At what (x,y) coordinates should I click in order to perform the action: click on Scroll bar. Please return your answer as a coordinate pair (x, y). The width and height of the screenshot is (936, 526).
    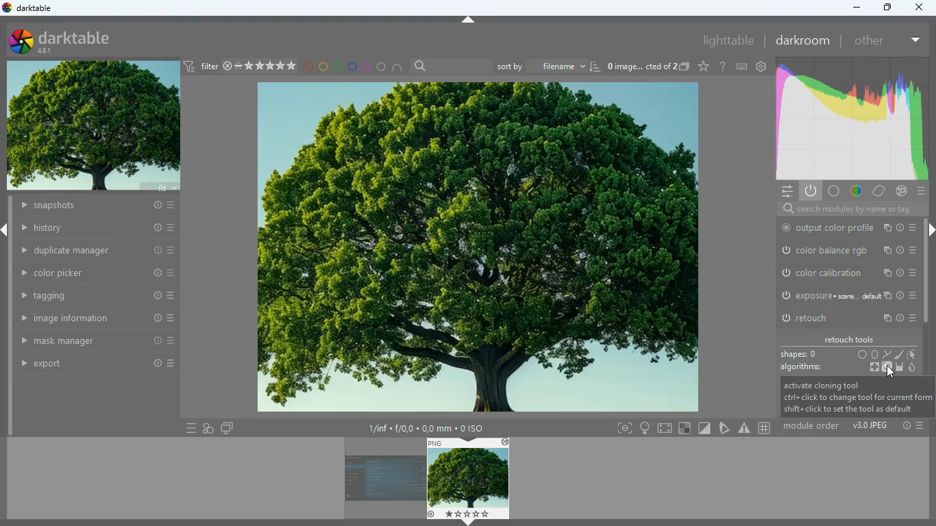
    Looking at the image, I should click on (9, 318).